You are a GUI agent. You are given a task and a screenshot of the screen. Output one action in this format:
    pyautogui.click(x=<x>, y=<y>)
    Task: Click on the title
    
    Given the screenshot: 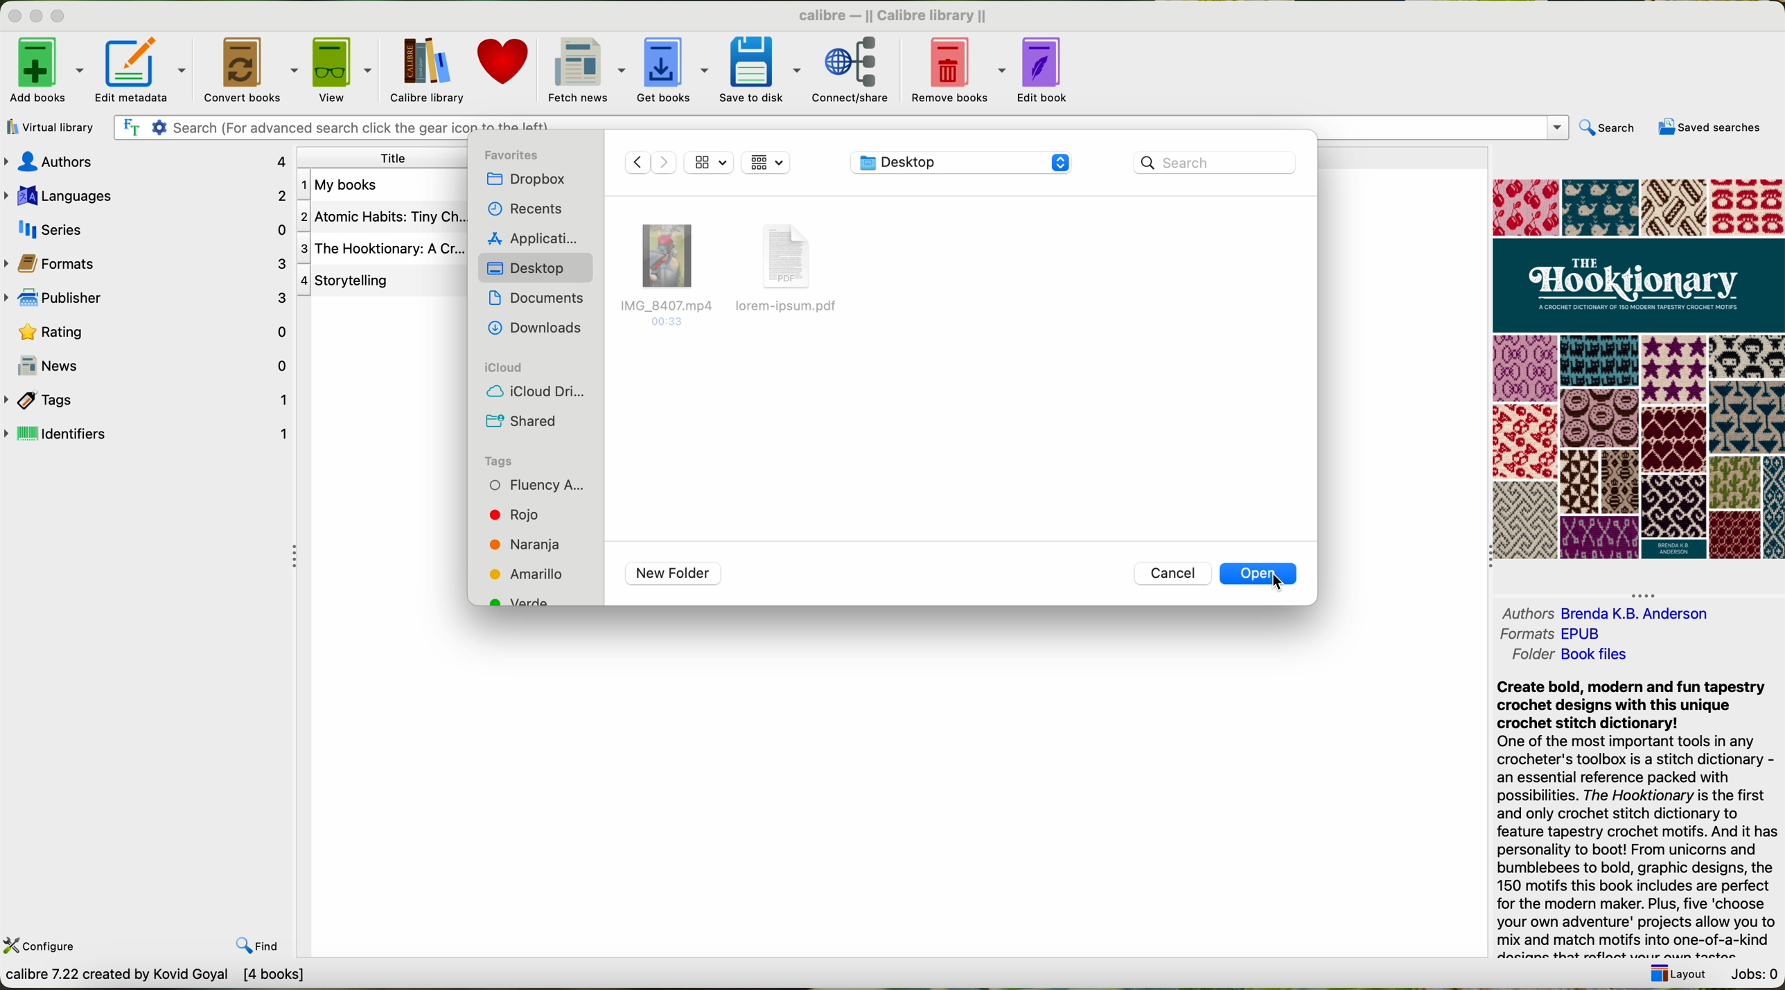 What is the action you would take?
    pyautogui.click(x=386, y=159)
    